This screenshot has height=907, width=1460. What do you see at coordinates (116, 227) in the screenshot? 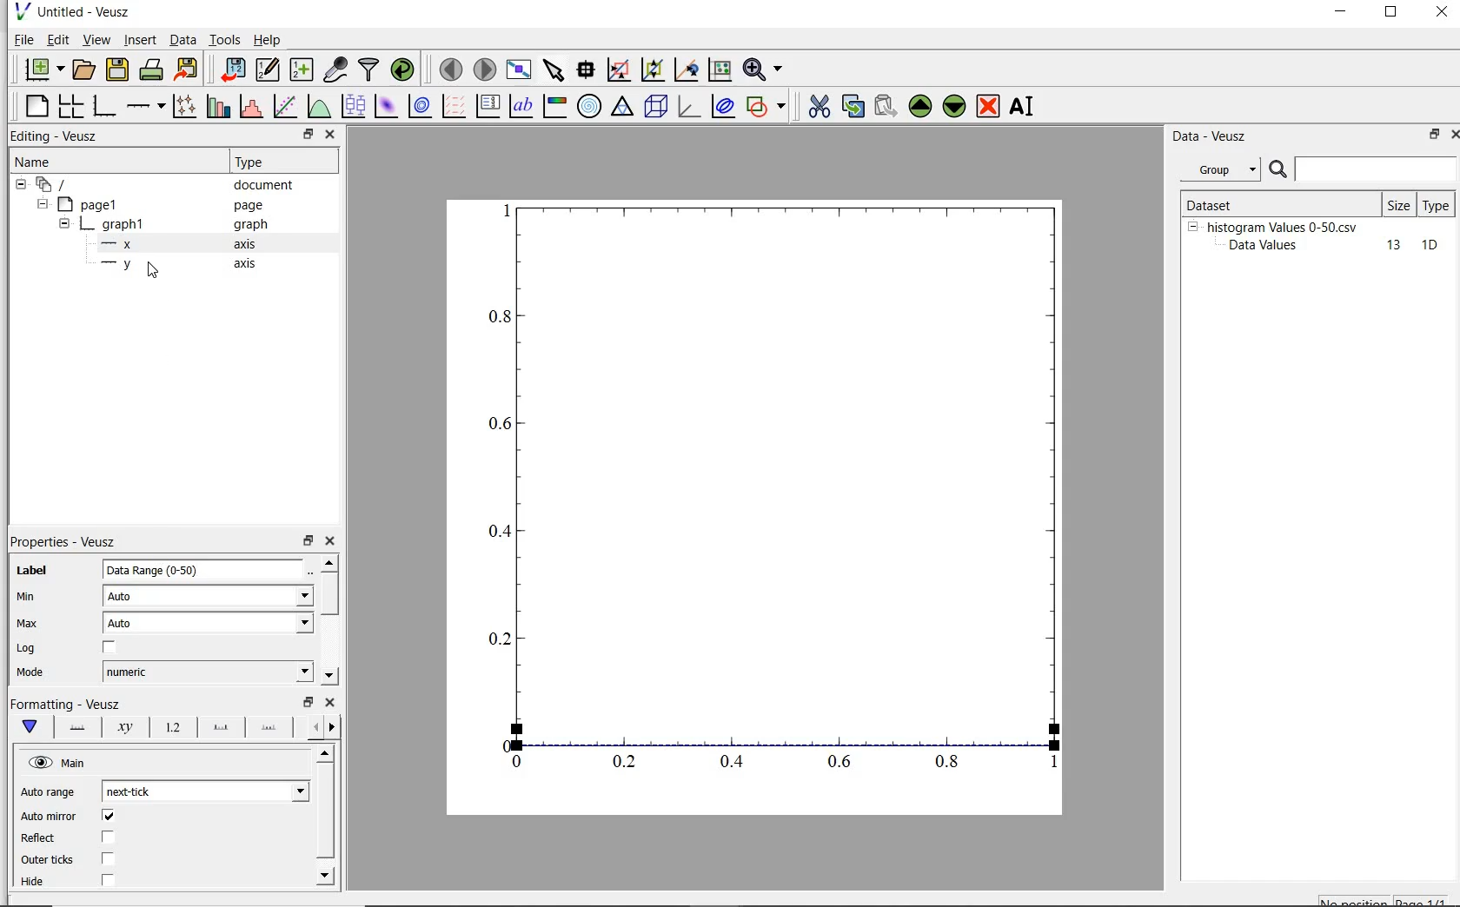
I see `graph1` at bounding box center [116, 227].